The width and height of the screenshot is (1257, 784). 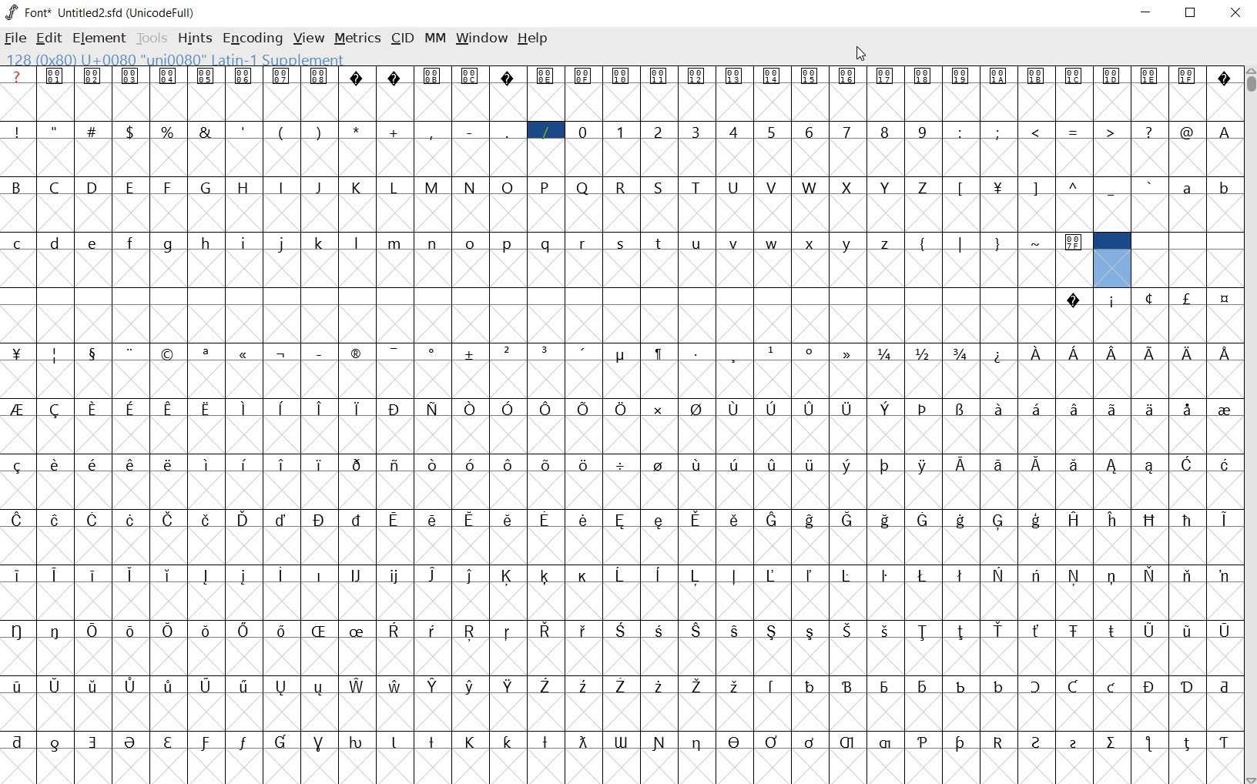 I want to click on D, so click(x=94, y=188).